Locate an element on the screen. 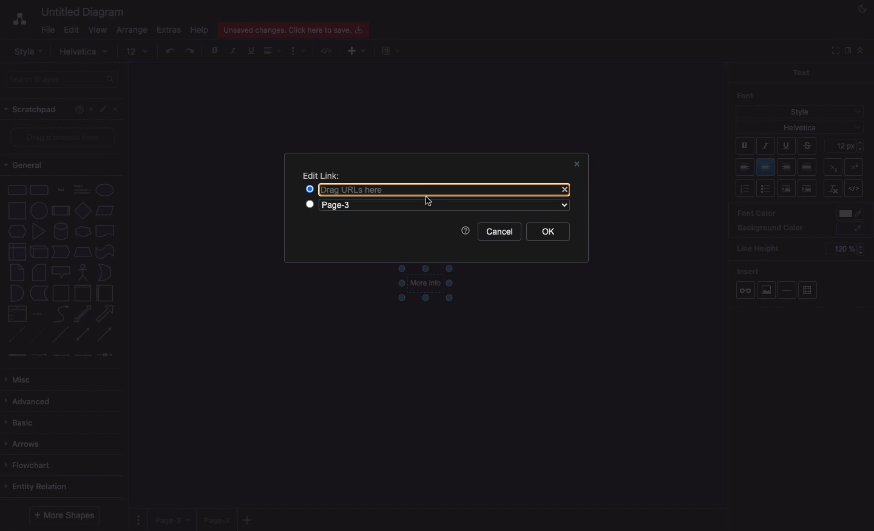 The height and width of the screenshot is (531, 874). text is located at coordinates (61, 191).